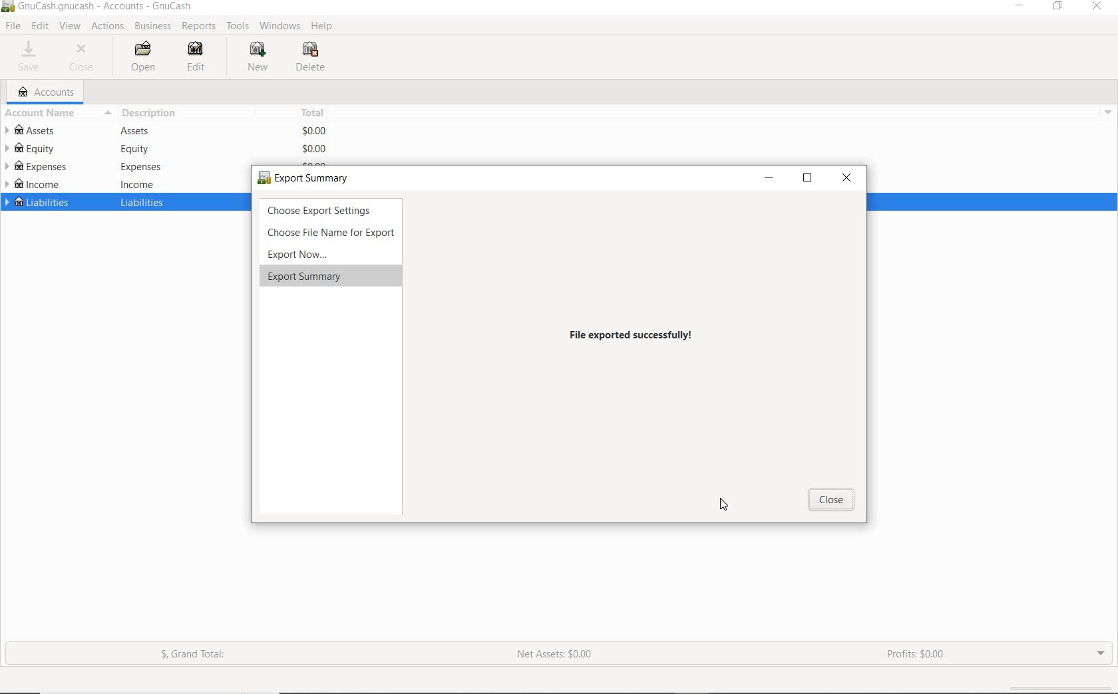 This screenshot has width=1118, height=694. I want to click on DESCRIPTION, so click(146, 114).